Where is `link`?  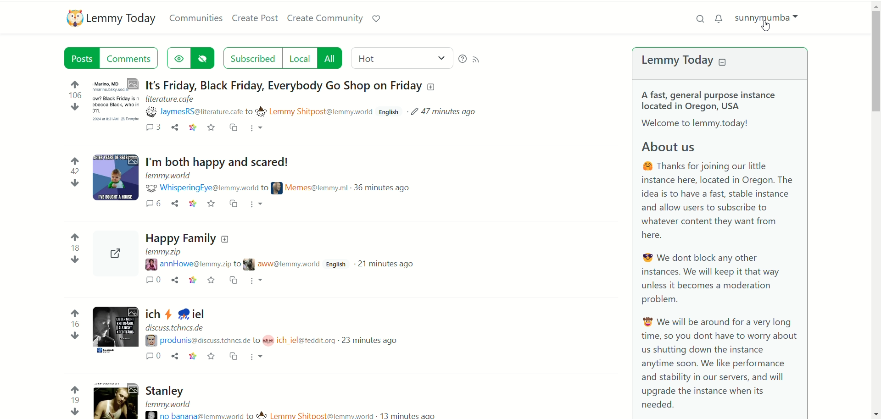 link is located at coordinates (192, 129).